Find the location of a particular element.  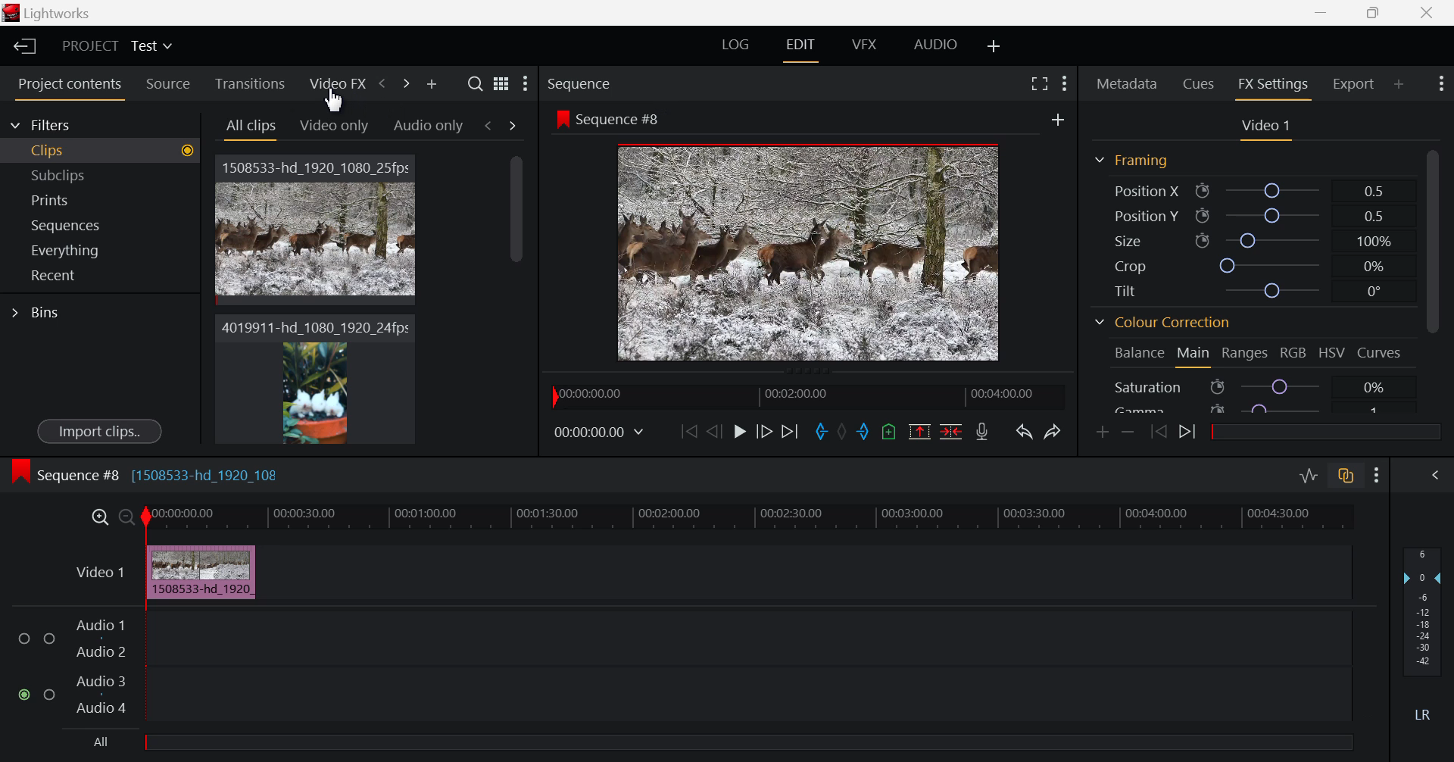

Back to Homepage is located at coordinates (21, 48).